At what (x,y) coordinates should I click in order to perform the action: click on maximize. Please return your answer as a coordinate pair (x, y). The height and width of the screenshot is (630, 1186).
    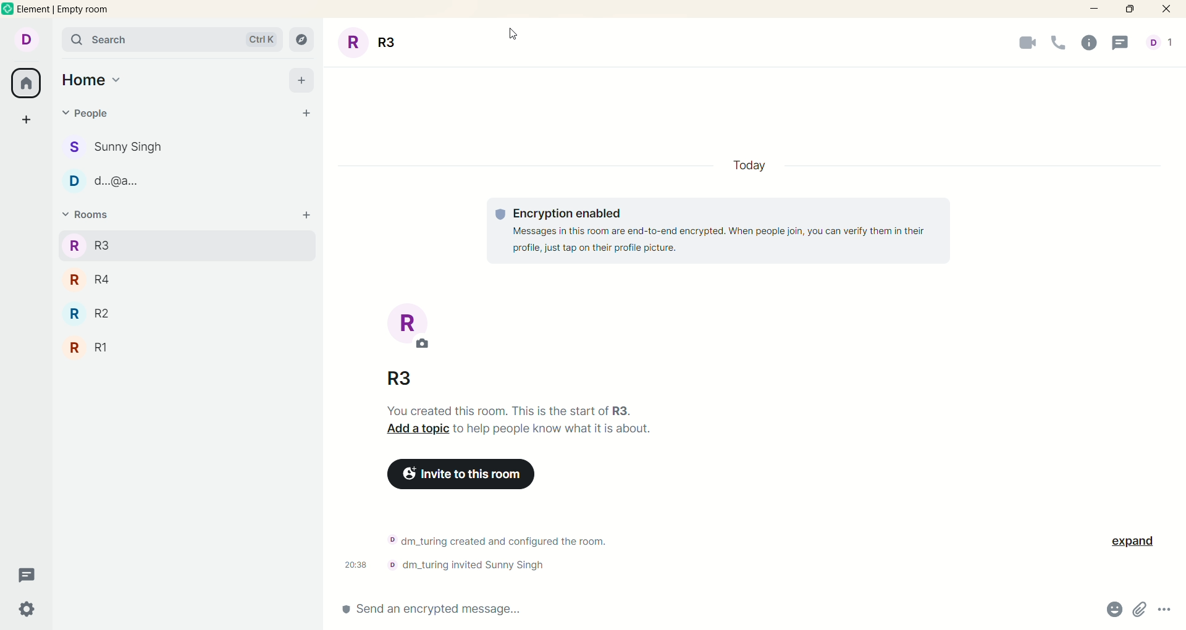
    Looking at the image, I should click on (1132, 10).